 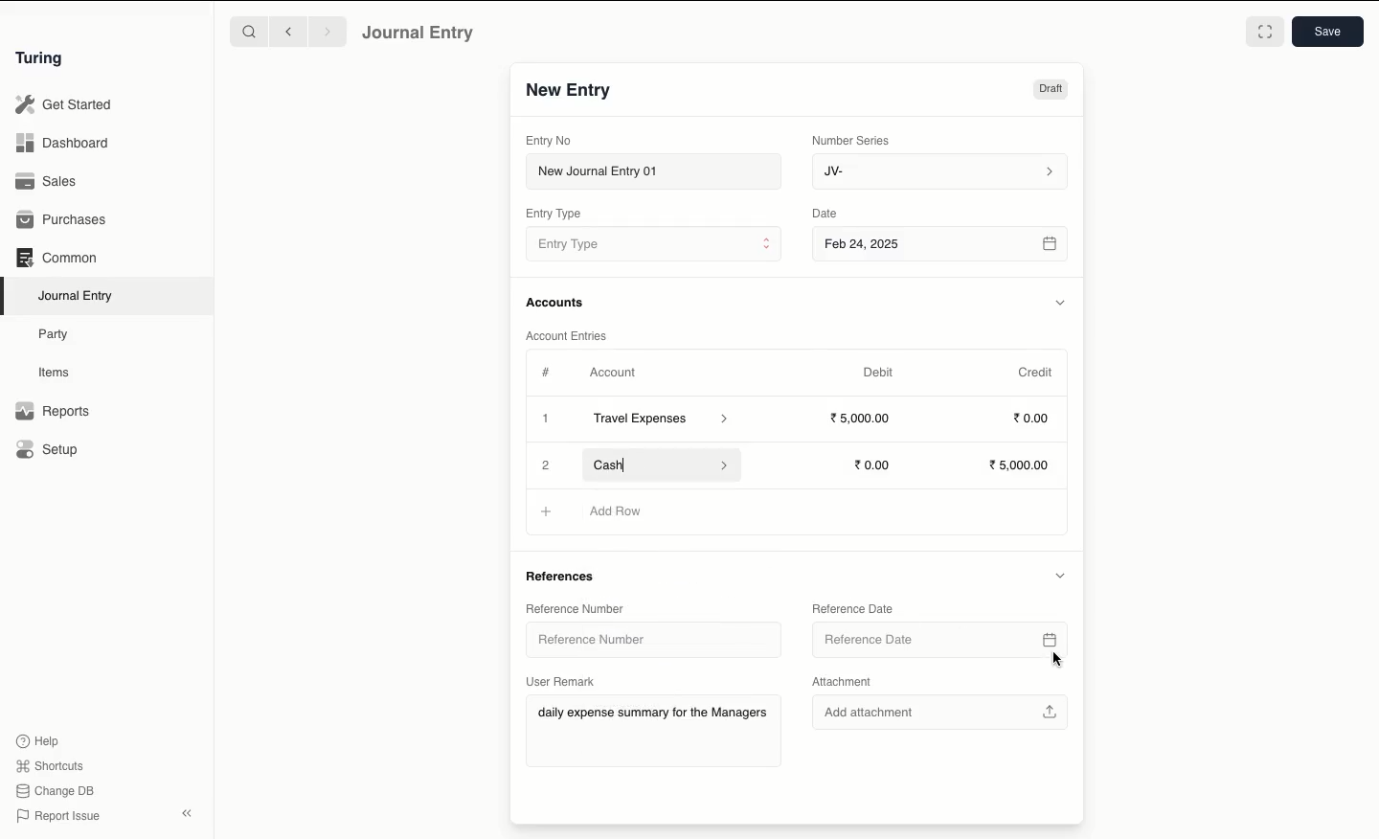 I want to click on Journal Entry, so click(x=77, y=297).